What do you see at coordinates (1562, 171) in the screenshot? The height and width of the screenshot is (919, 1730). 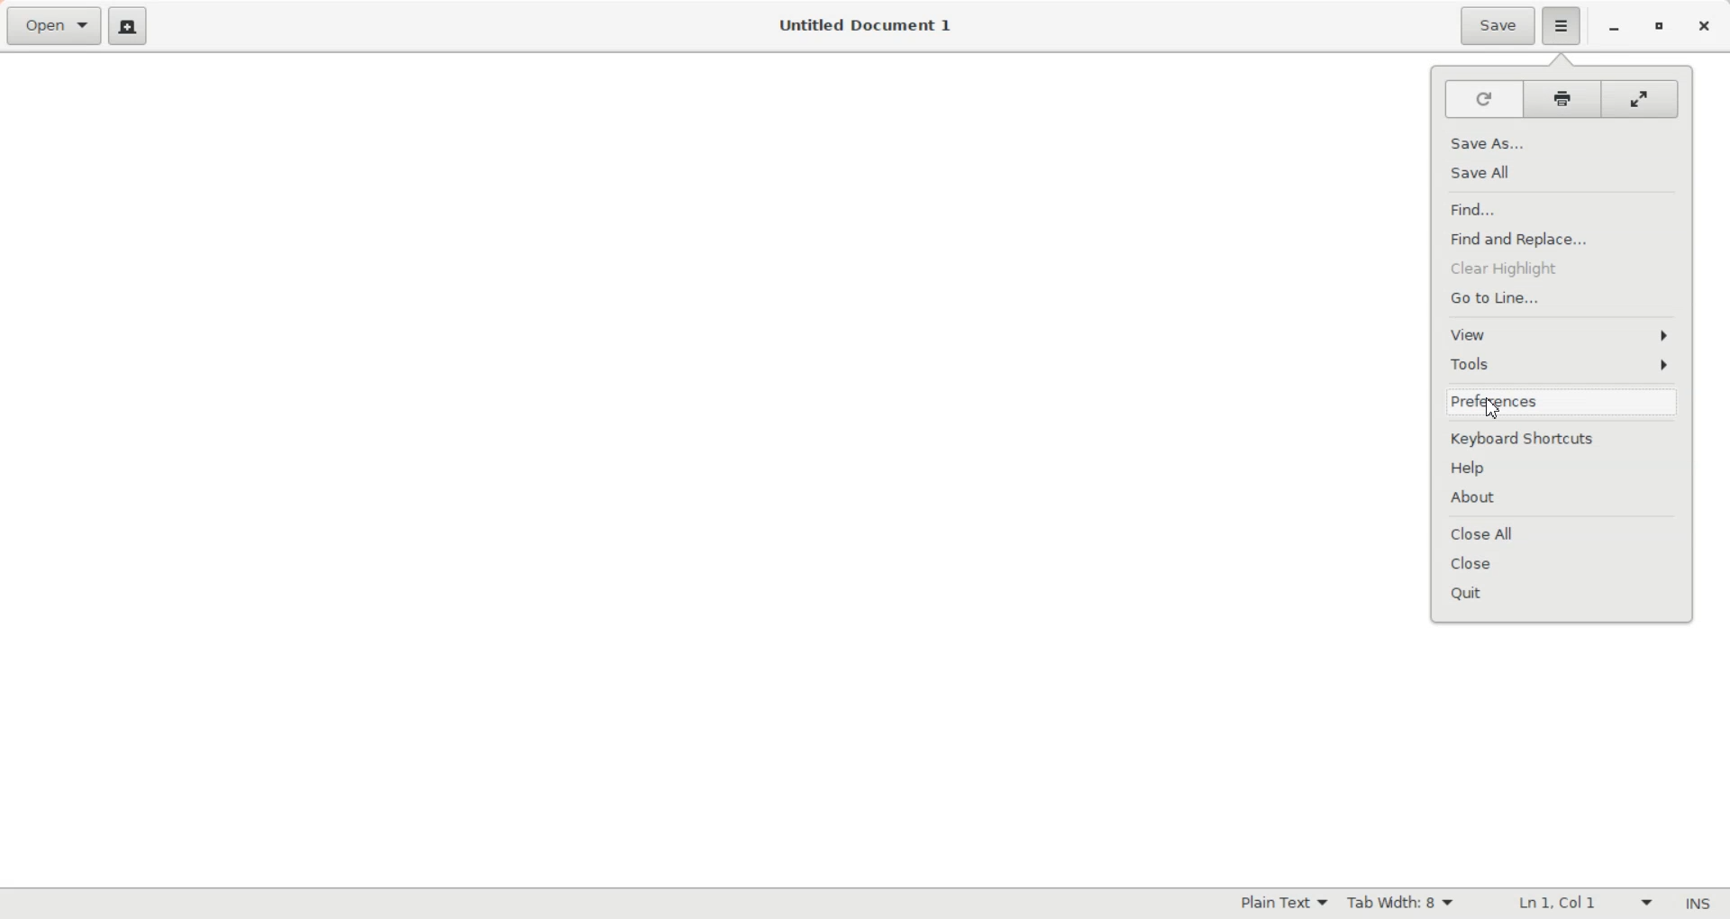 I see `Save All` at bounding box center [1562, 171].